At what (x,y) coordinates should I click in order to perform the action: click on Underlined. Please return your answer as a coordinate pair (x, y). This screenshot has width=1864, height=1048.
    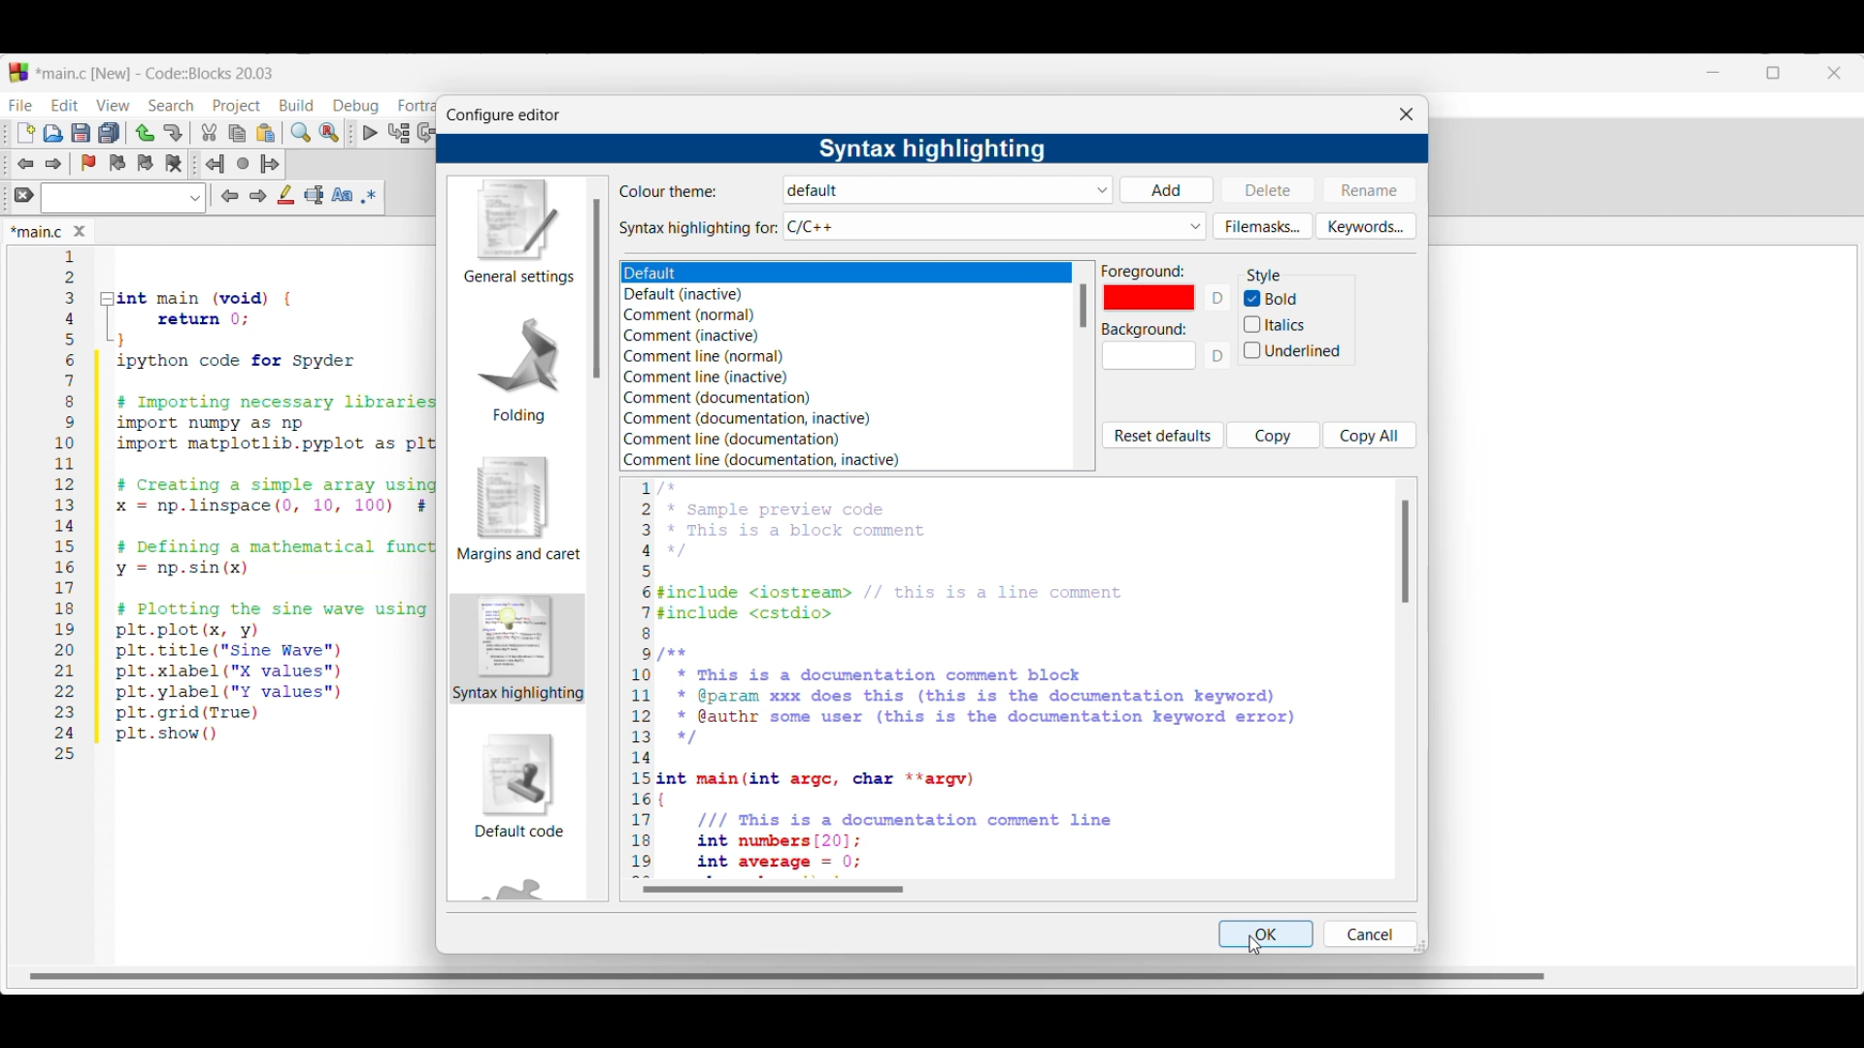
    Looking at the image, I should click on (1295, 352).